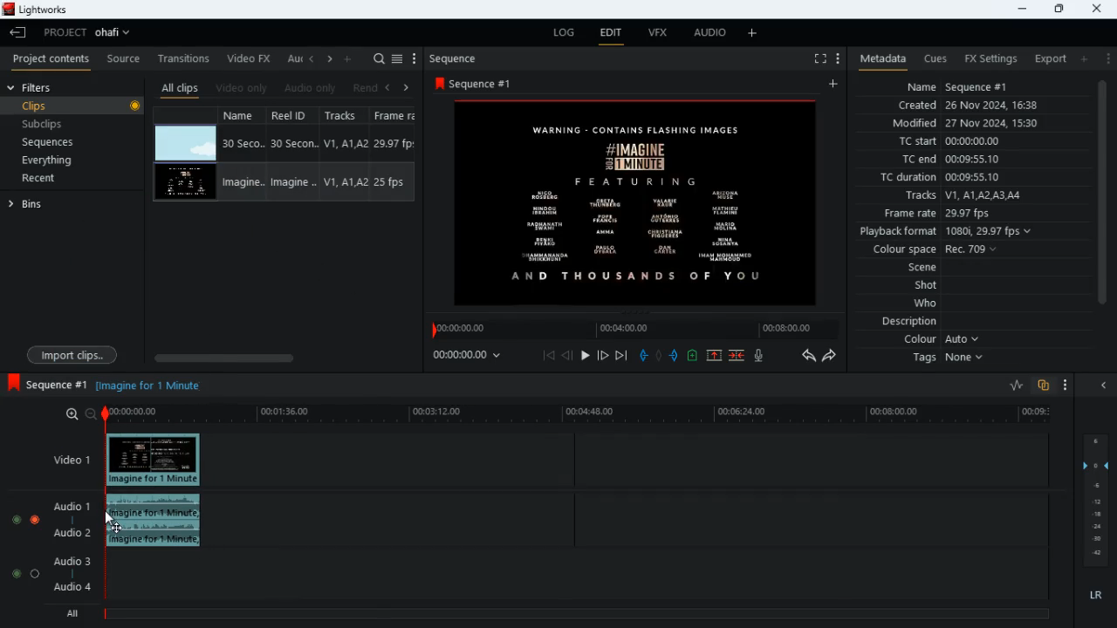 This screenshot has height=628, width=1117. Describe the element at coordinates (349, 58) in the screenshot. I see `add` at that location.